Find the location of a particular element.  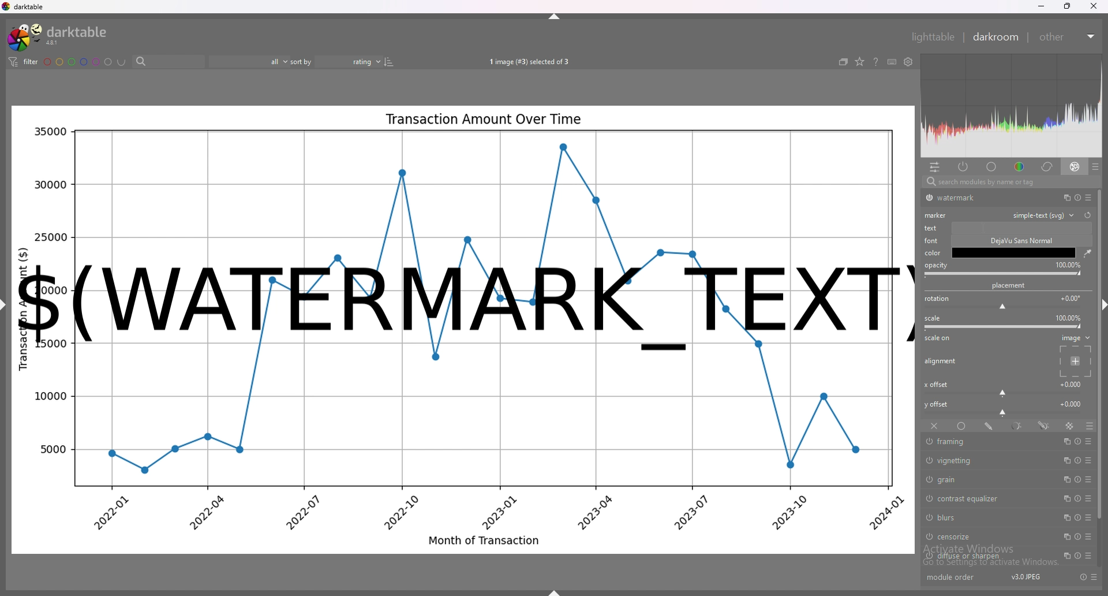

change type of overlays is located at coordinates (860, 62).